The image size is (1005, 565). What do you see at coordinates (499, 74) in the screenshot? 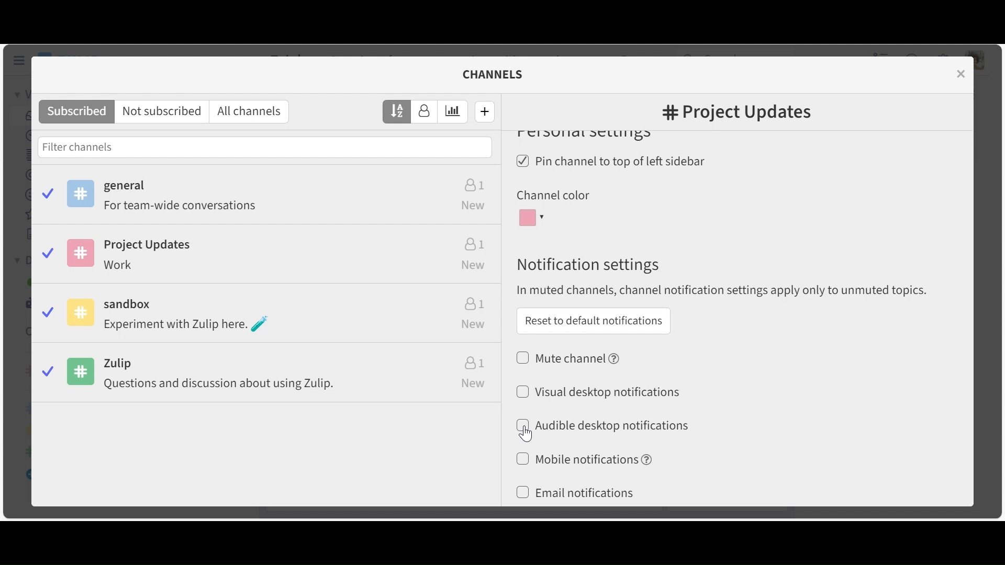
I see `channels` at bounding box center [499, 74].